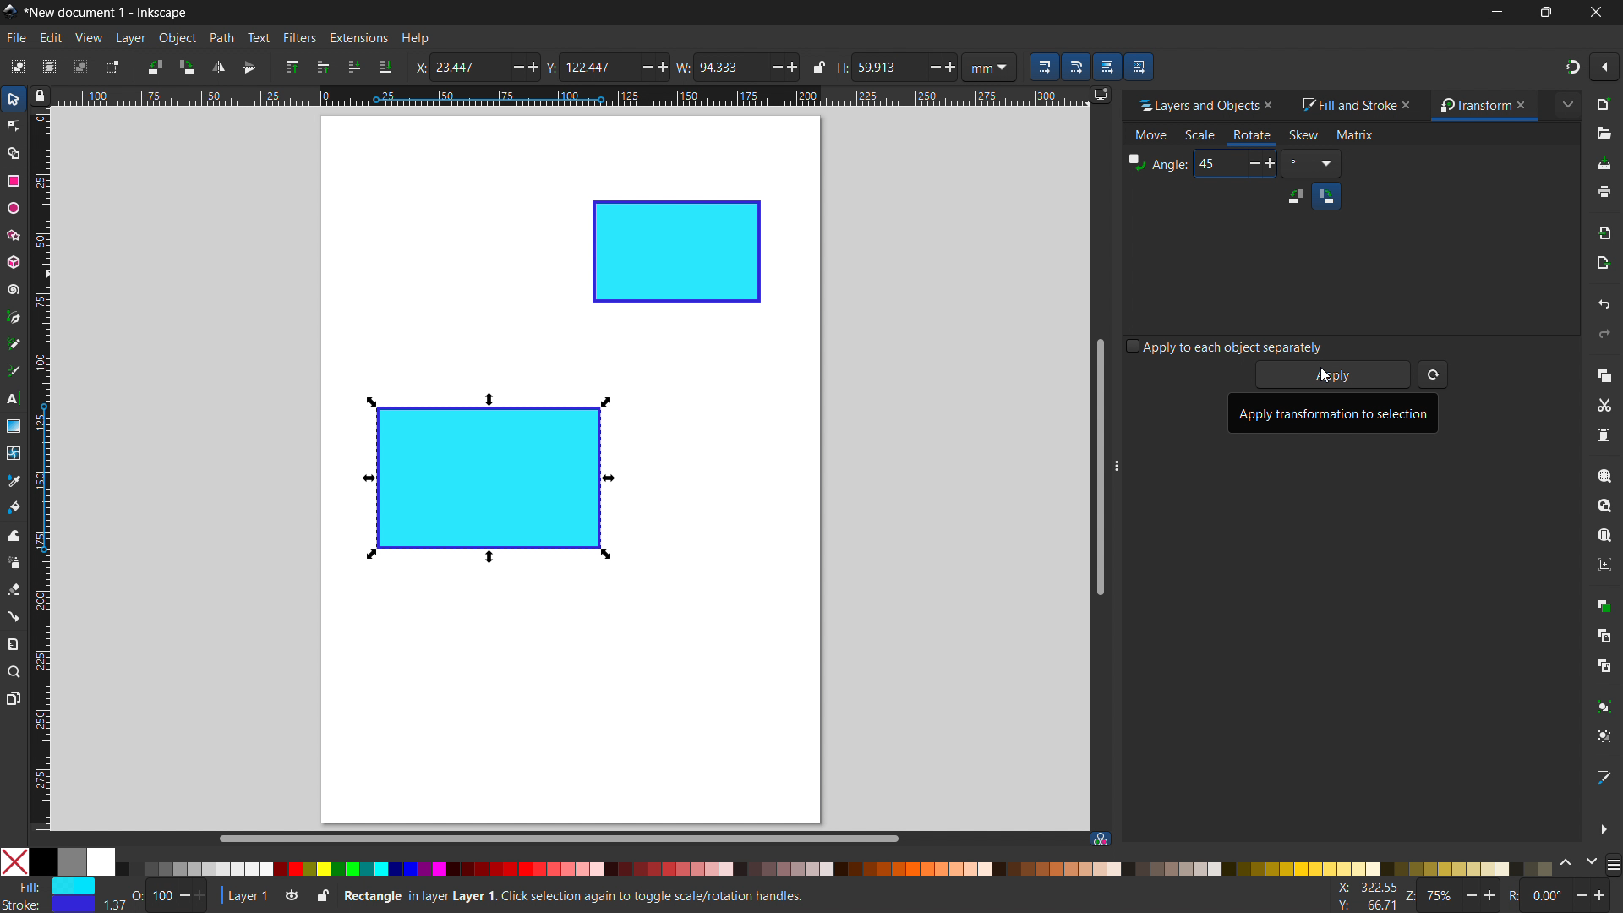 The image size is (1623, 913). What do you see at coordinates (1199, 136) in the screenshot?
I see `scale` at bounding box center [1199, 136].